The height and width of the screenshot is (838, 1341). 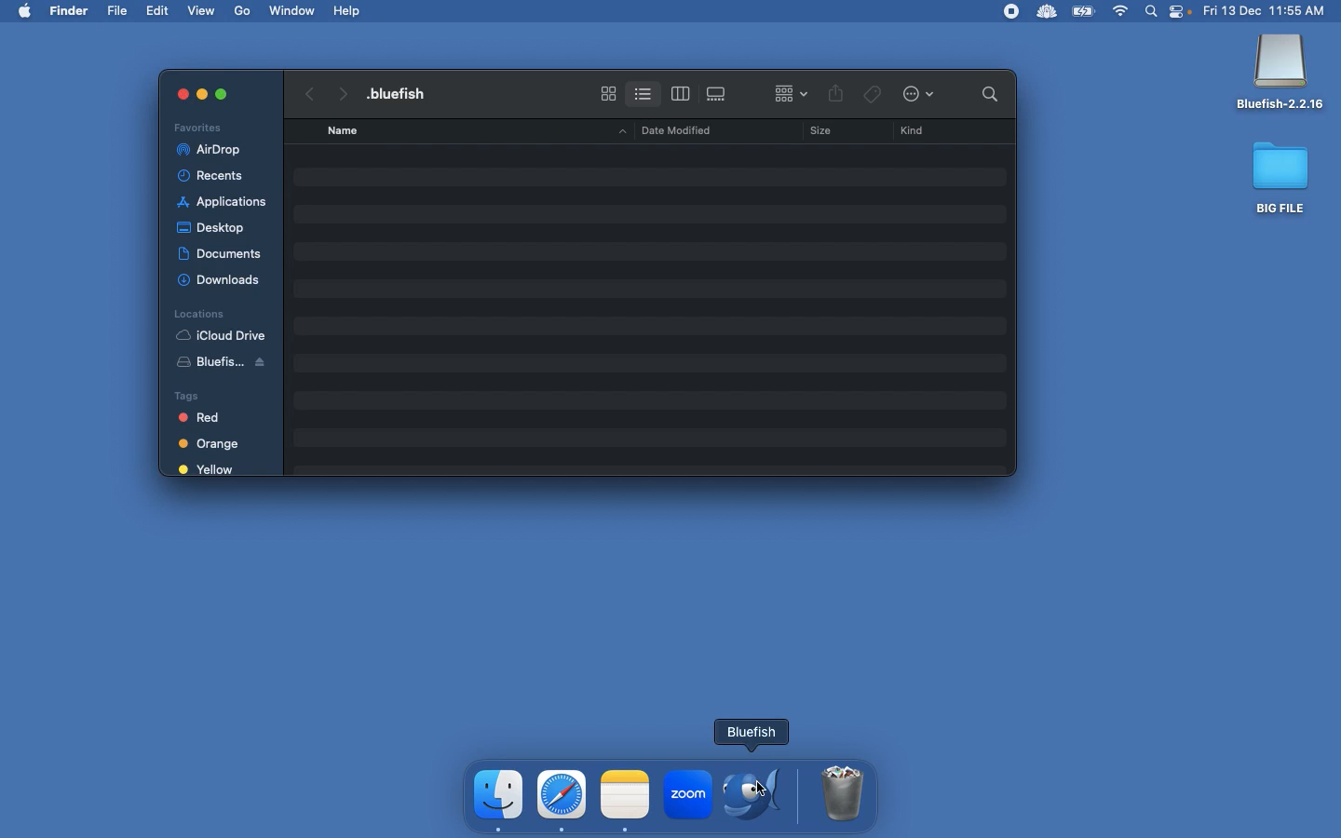 What do you see at coordinates (785, 791) in the screenshot?
I see `cursor` at bounding box center [785, 791].